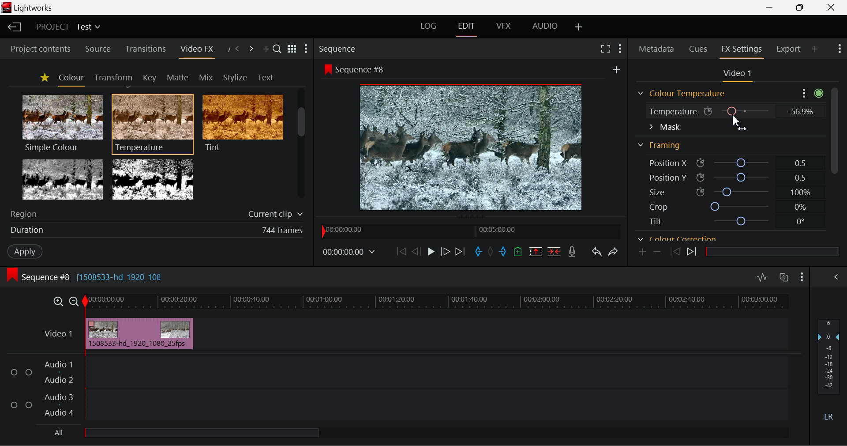 The width and height of the screenshot is (847, 446). I want to click on Add Panel, so click(814, 52).